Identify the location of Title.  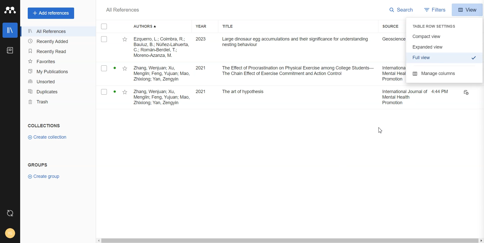
(232, 26).